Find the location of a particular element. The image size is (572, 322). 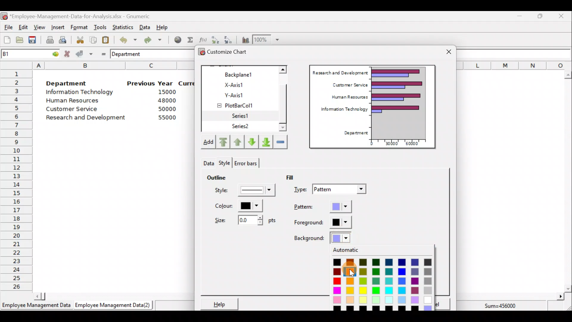

Formula bar is located at coordinates (515, 54).